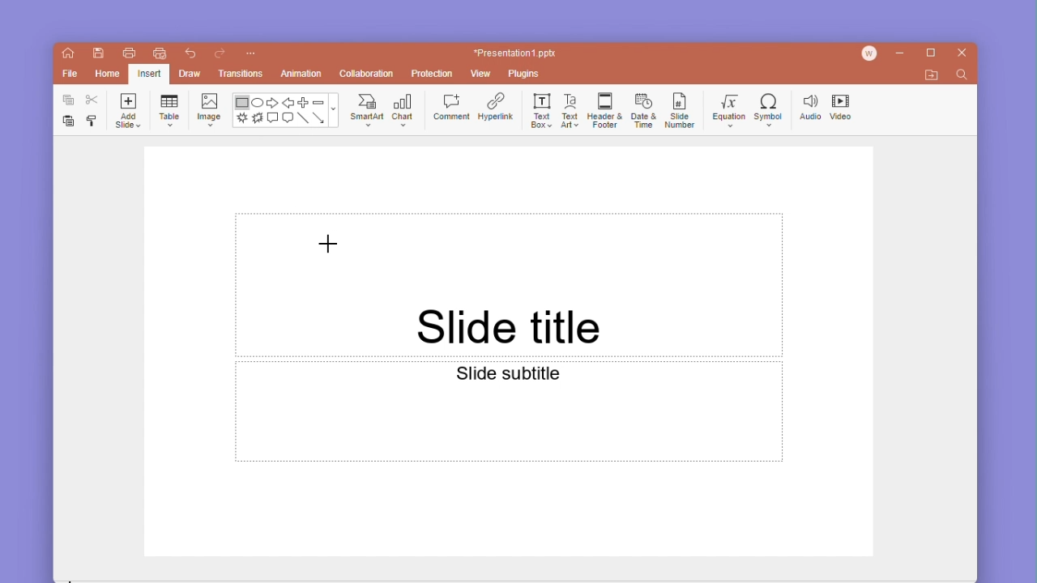 This screenshot has width=1037, height=583. Describe the element at coordinates (368, 109) in the screenshot. I see `smartart` at that location.